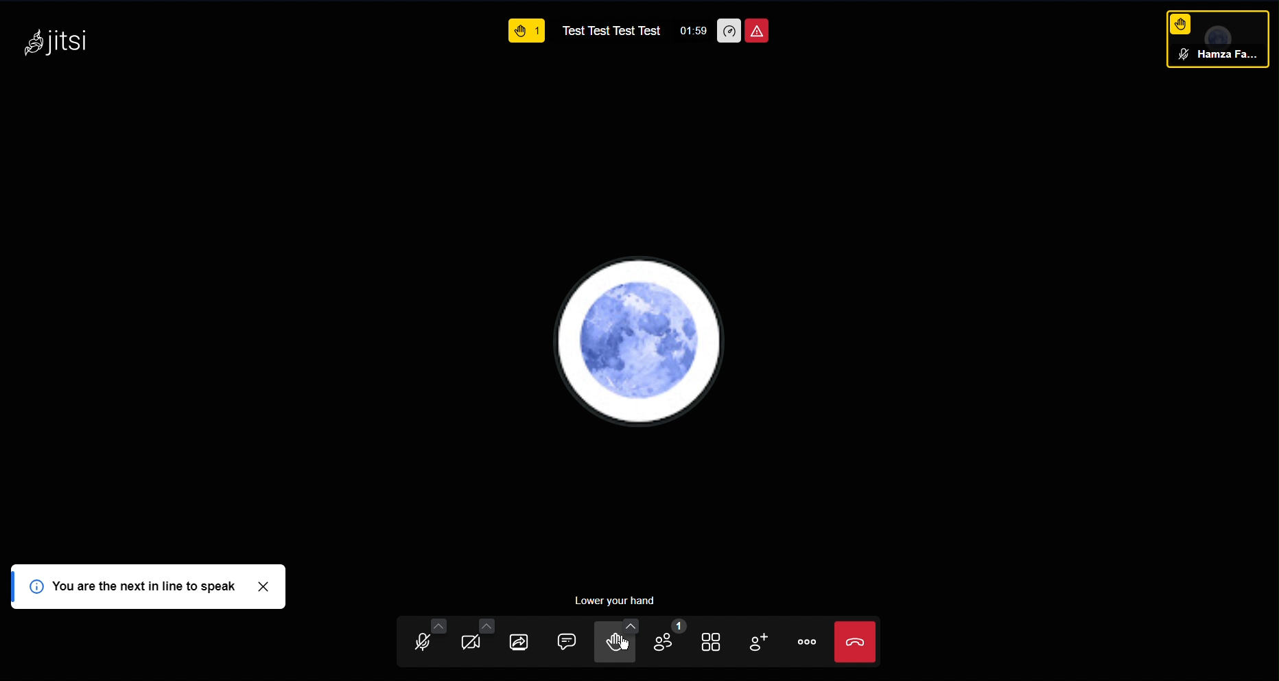 Image resolution: width=1279 pixels, height=681 pixels. Describe the element at coordinates (624, 644) in the screenshot. I see `Cursor on Raise Hand` at that location.